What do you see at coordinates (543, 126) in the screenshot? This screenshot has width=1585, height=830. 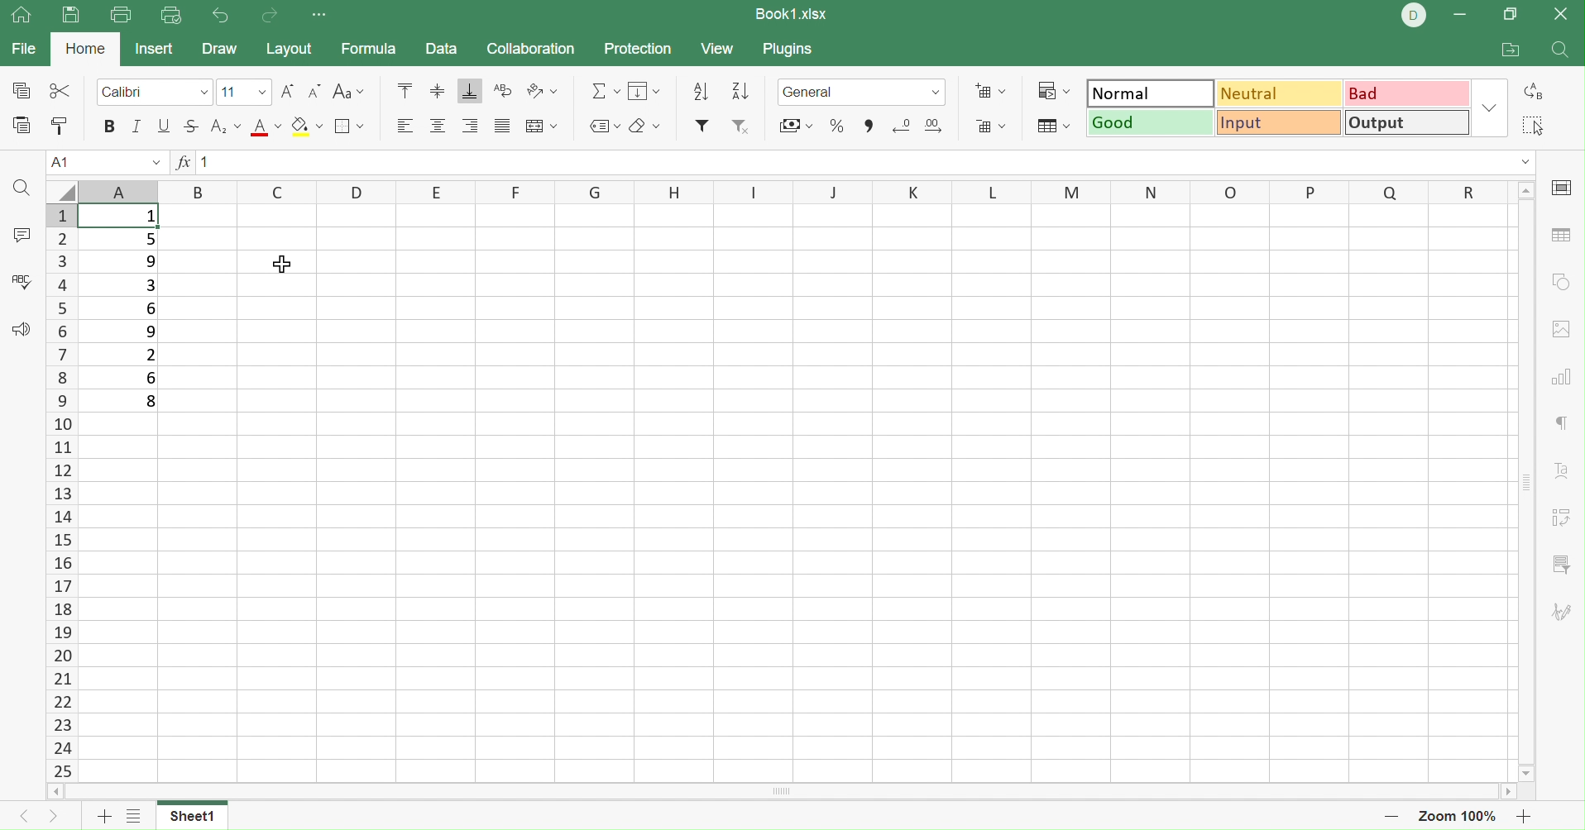 I see `Merge and ceter` at bounding box center [543, 126].